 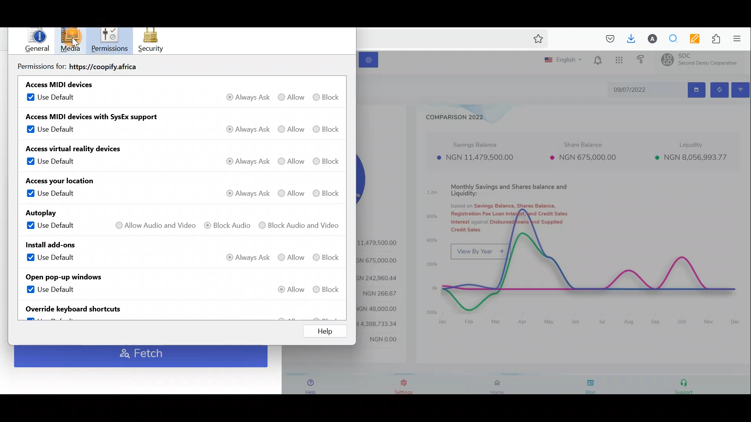 I want to click on Save to pocket, so click(x=607, y=39).